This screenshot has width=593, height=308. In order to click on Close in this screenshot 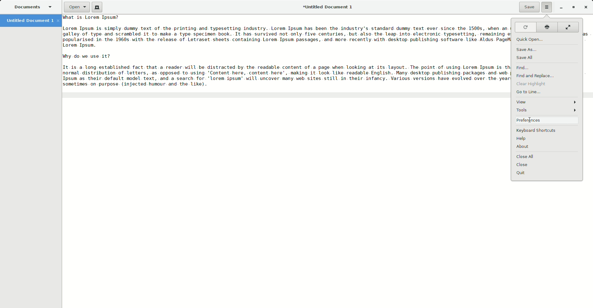, I will do `click(586, 7)`.